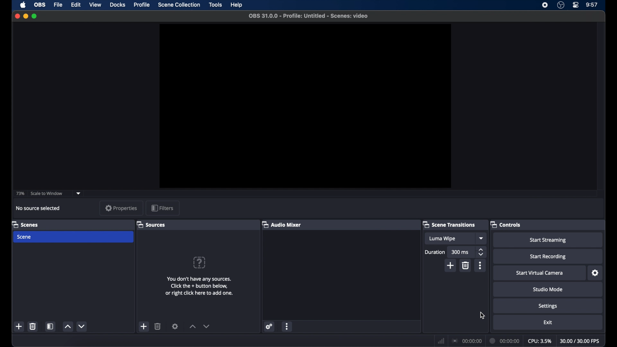 This screenshot has height=347, width=617. Describe the element at coordinates (482, 238) in the screenshot. I see `dropdown` at that location.